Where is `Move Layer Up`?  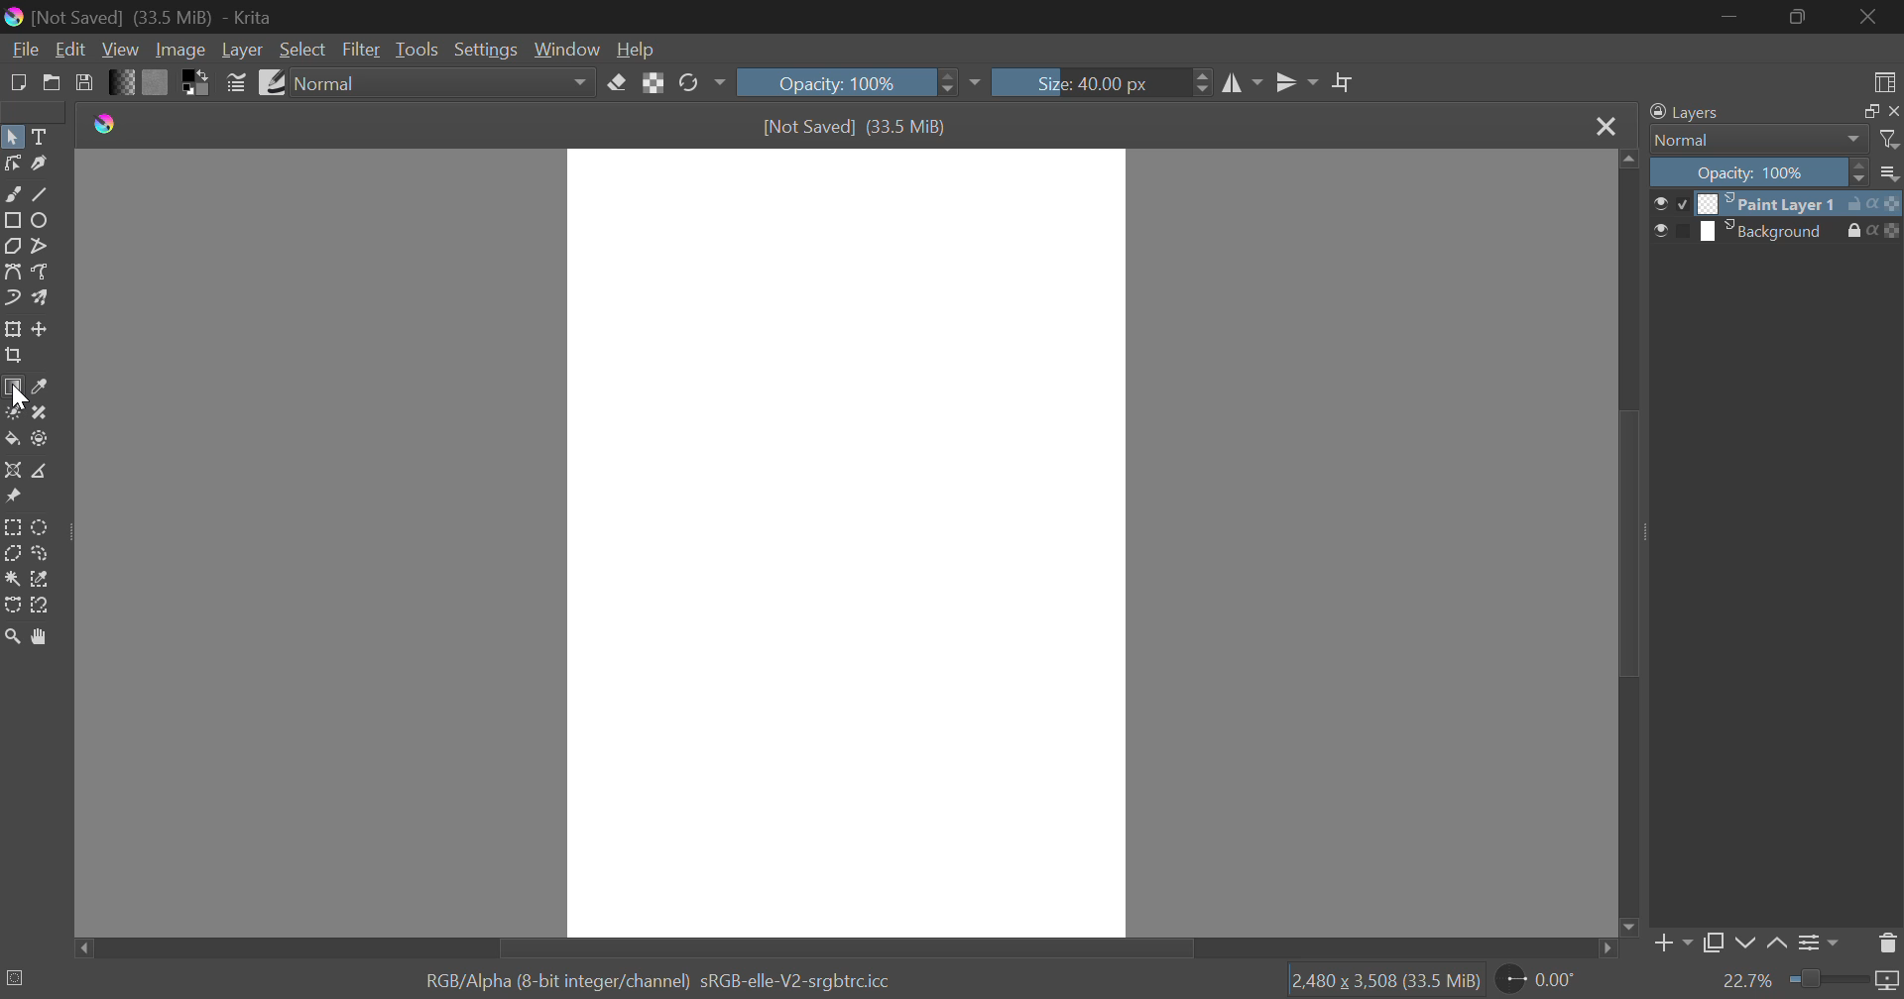 Move Layer Up is located at coordinates (1778, 944).